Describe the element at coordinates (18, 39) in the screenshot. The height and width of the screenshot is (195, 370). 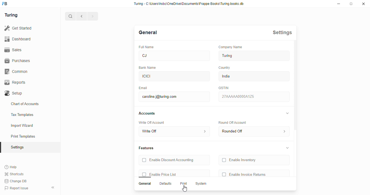
I see `dashboard` at that location.